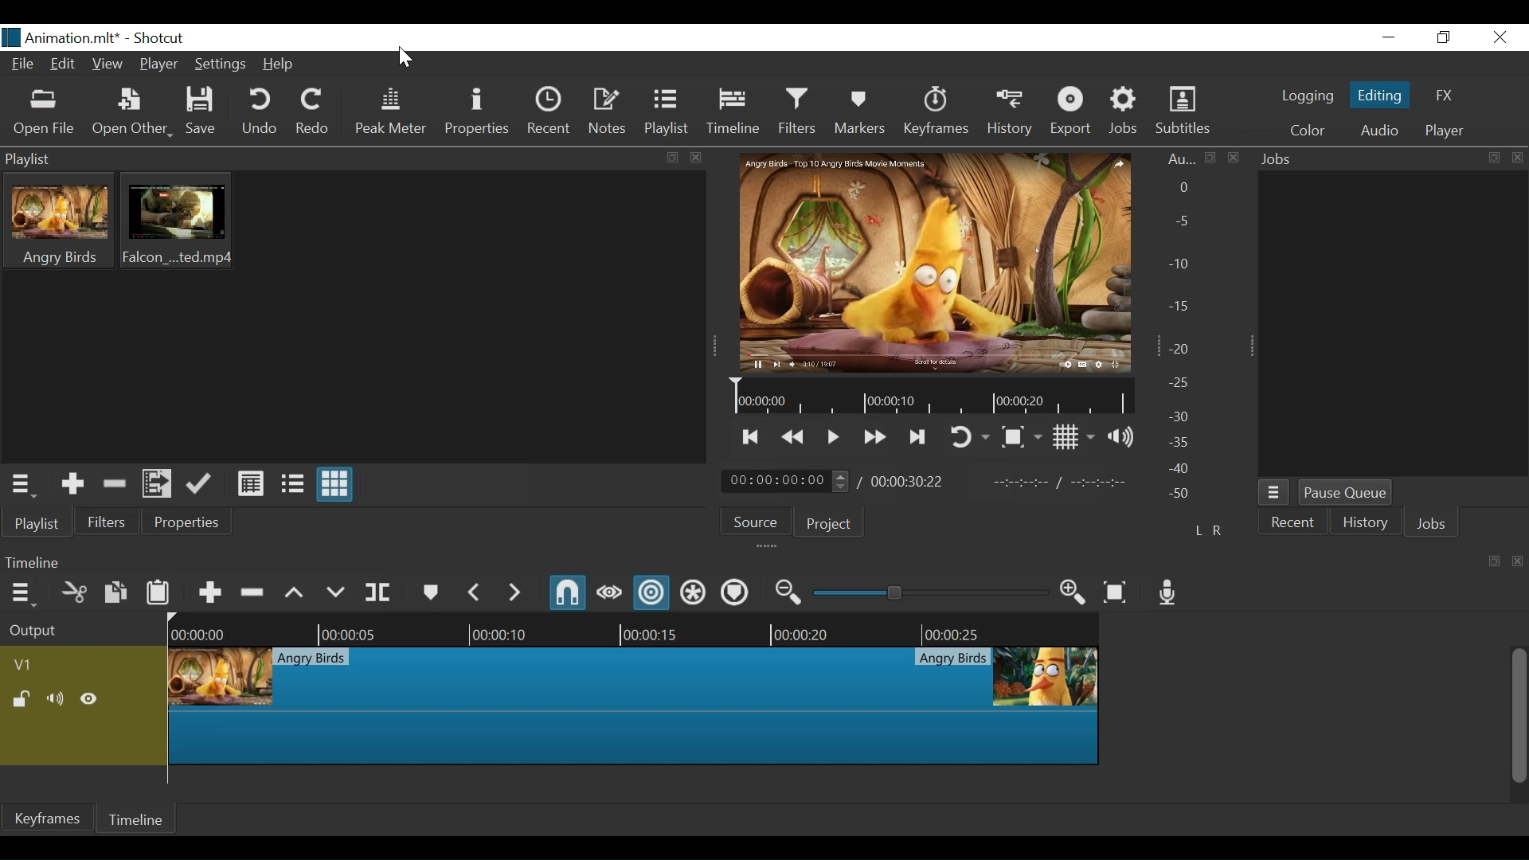  I want to click on Snap, so click(569, 594).